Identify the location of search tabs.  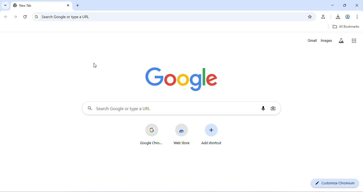
(5, 5).